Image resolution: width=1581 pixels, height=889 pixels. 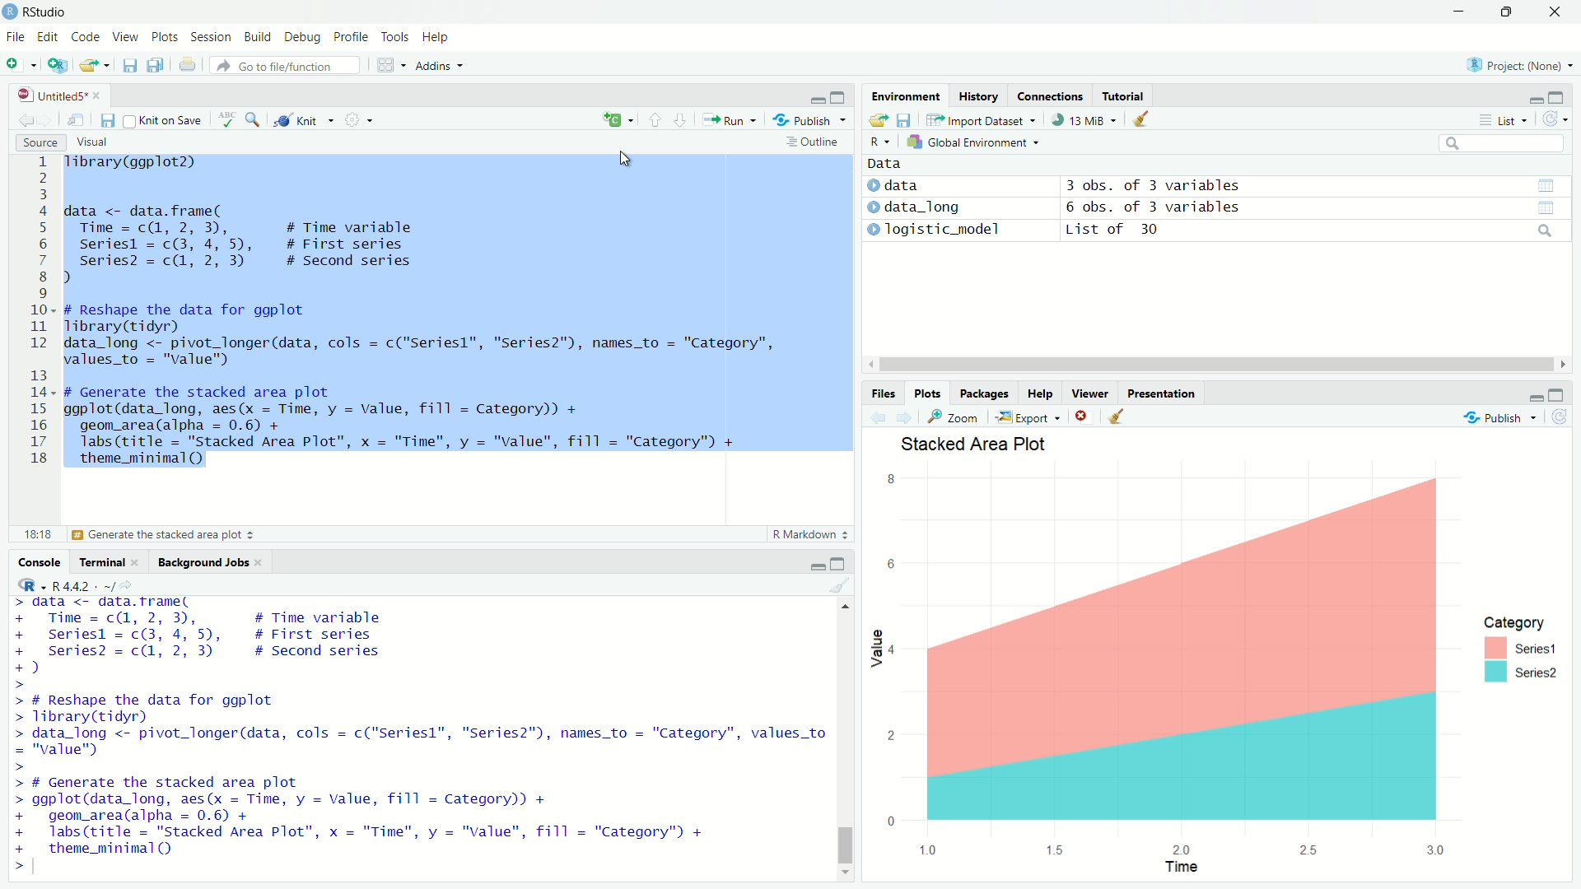 What do you see at coordinates (988, 123) in the screenshot?
I see `Import Dataset` at bounding box center [988, 123].